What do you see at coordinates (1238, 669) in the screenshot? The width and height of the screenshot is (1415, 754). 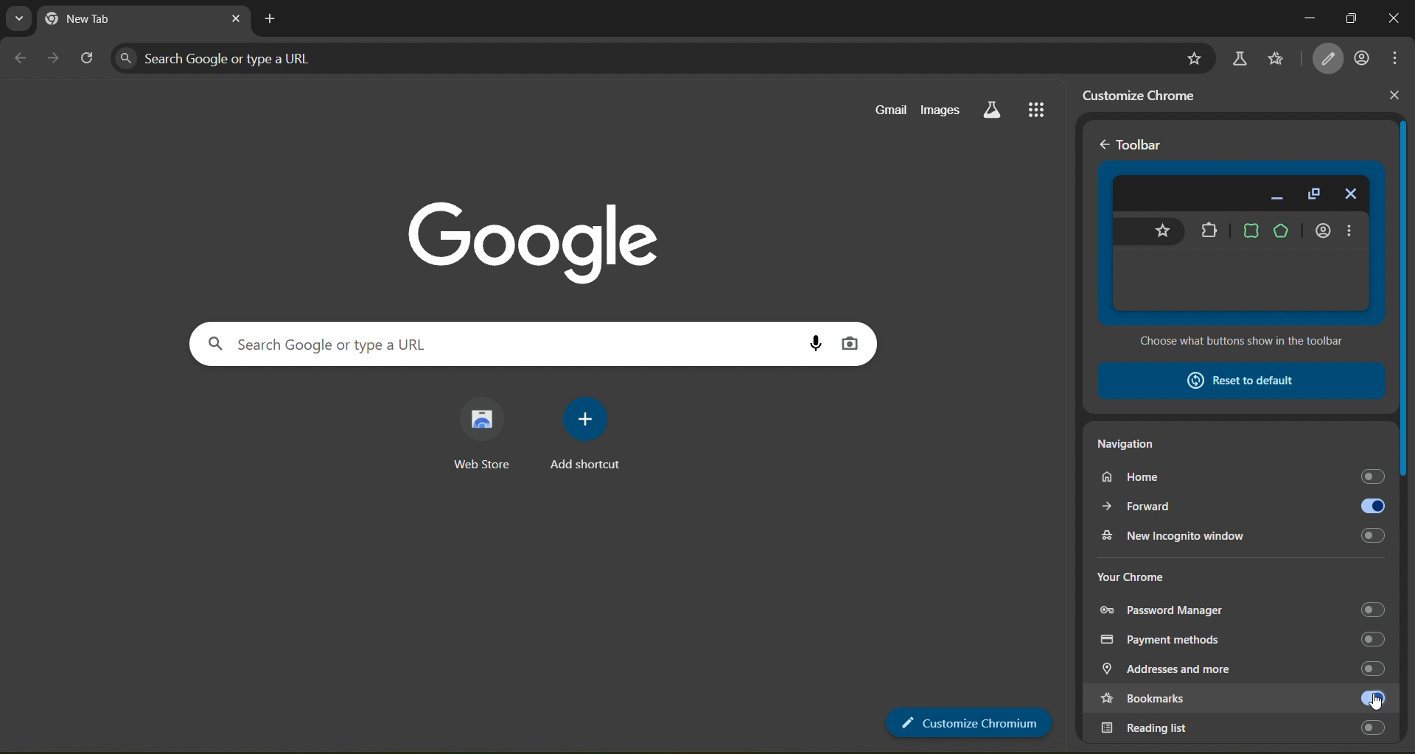 I see `addresses and more` at bounding box center [1238, 669].